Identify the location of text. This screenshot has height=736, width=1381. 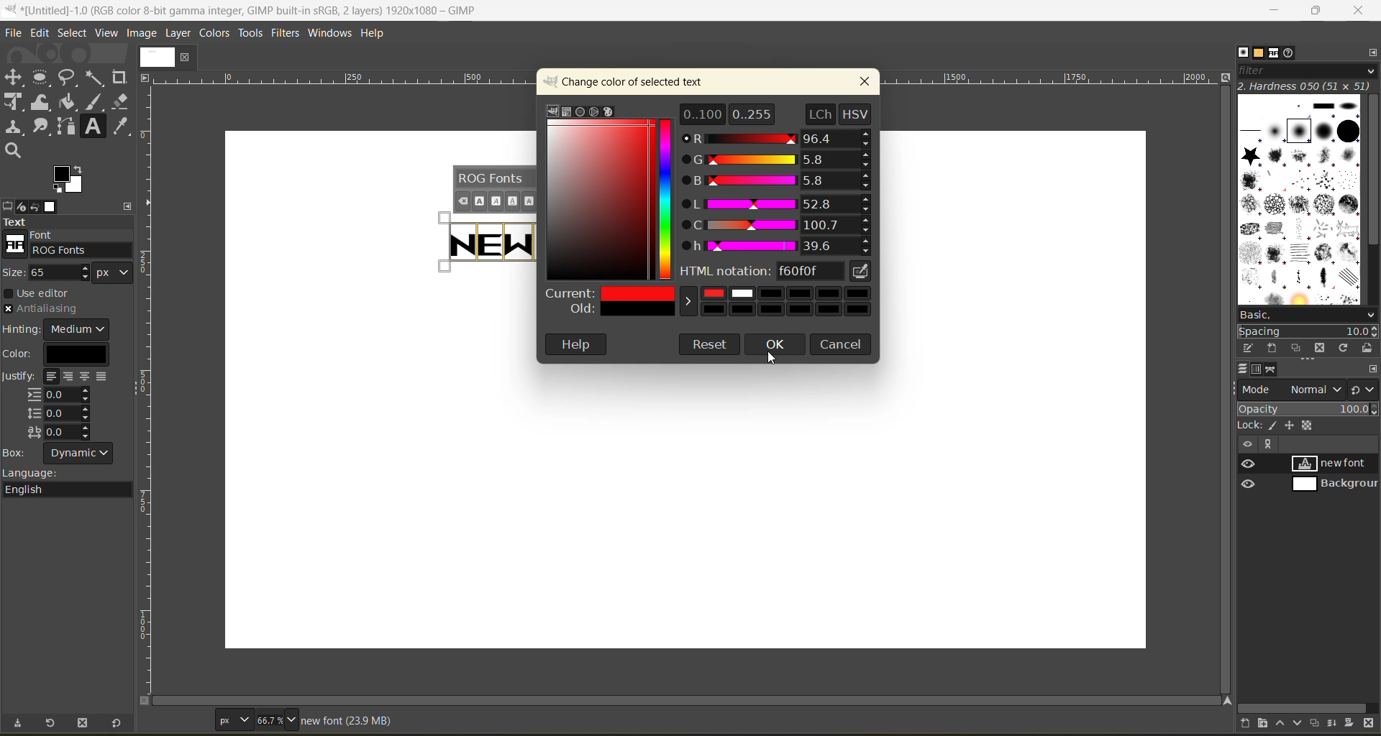
(67, 222).